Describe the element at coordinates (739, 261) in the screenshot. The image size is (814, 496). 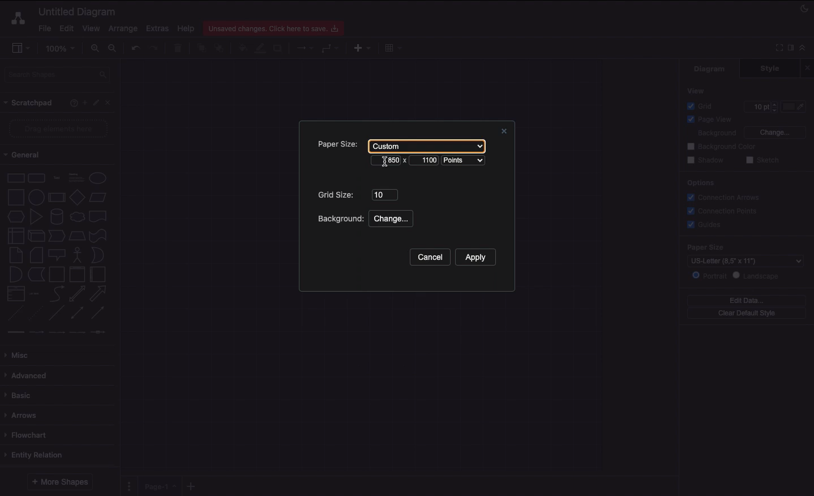
I see `US-Letter (8.5" x 11")` at that location.